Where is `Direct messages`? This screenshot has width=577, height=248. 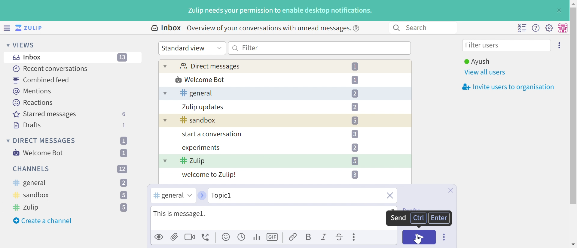
Direct messages is located at coordinates (209, 67).